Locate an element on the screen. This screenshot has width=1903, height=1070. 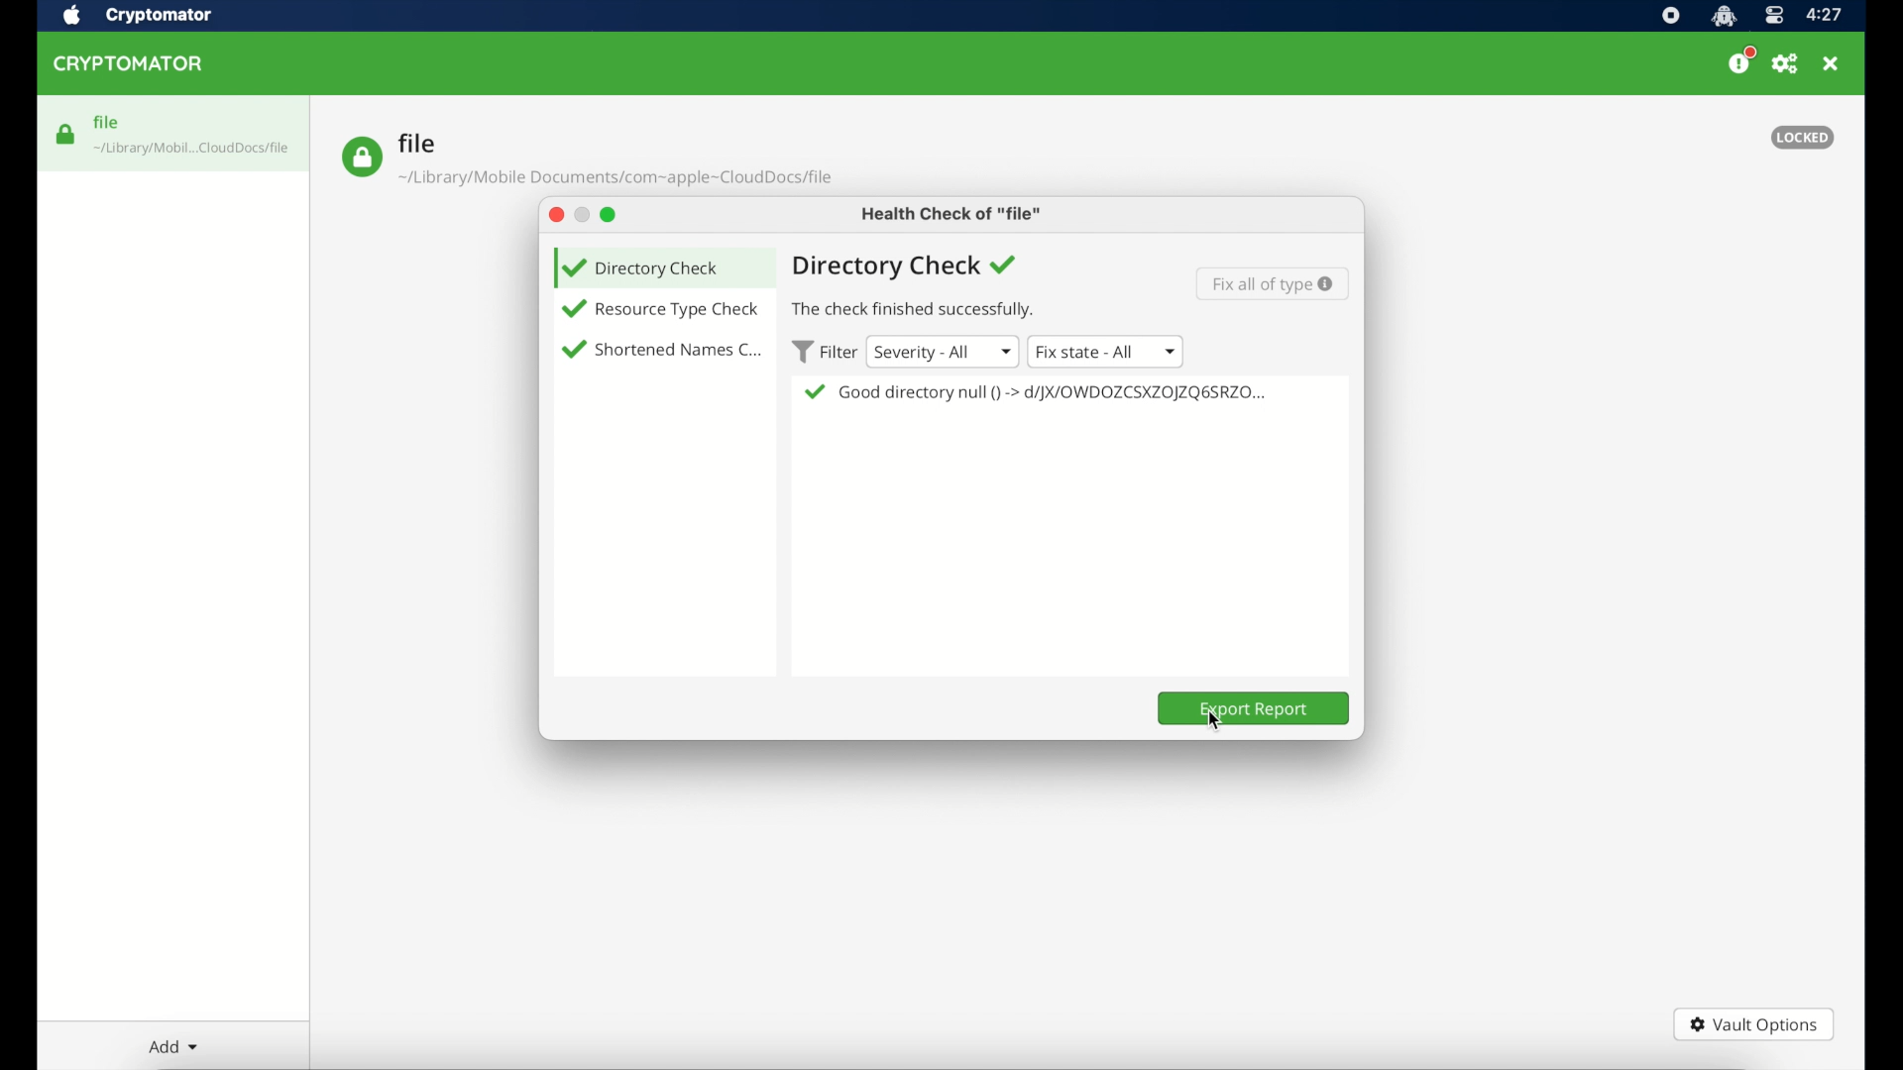
export report is located at coordinates (1254, 708).